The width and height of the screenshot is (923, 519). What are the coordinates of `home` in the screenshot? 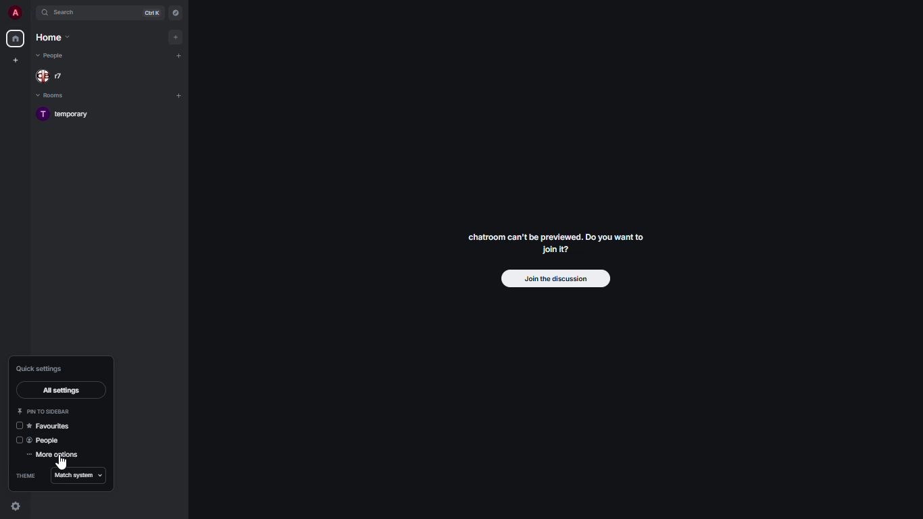 It's located at (16, 39).